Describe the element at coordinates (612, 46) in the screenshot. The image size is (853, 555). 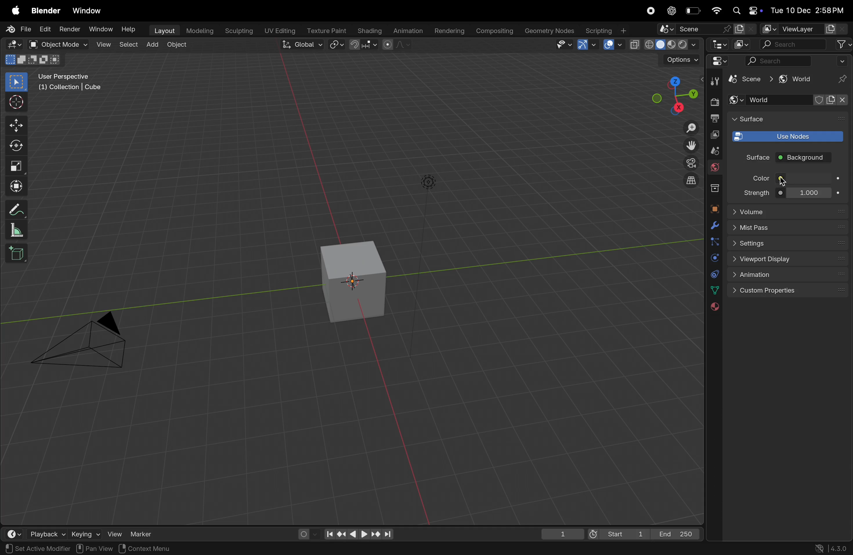
I see `Show overlays` at that location.